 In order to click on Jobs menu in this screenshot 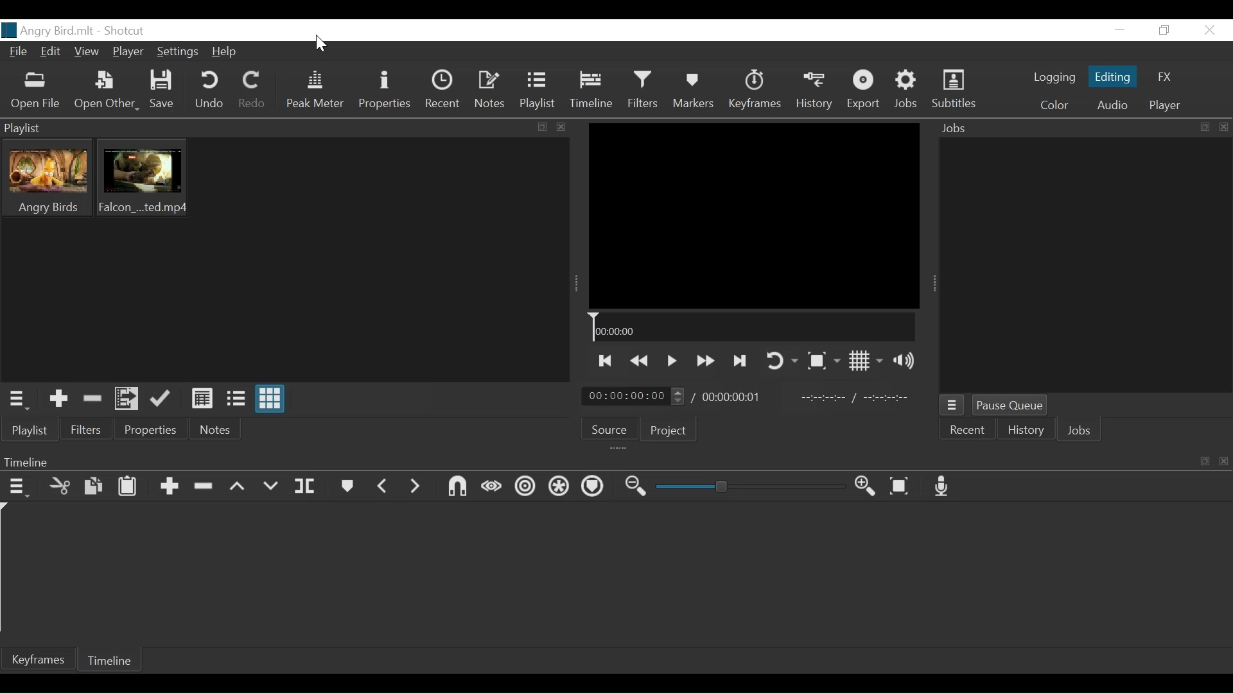, I will do `click(952, 406)`.